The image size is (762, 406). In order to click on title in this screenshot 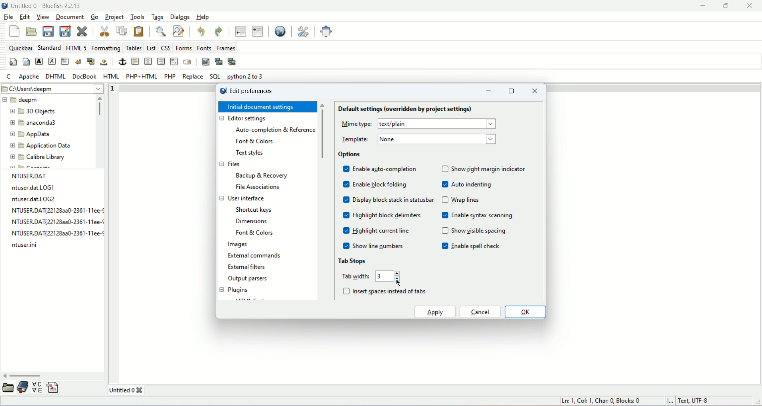, I will do `click(46, 5)`.